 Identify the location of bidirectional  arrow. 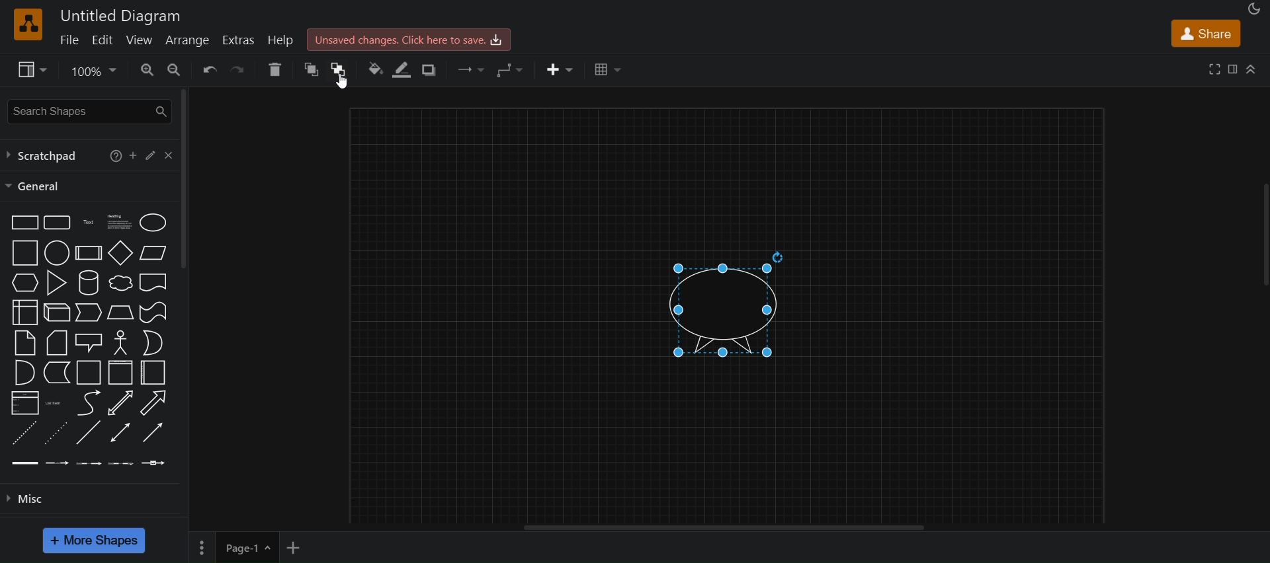
(120, 402).